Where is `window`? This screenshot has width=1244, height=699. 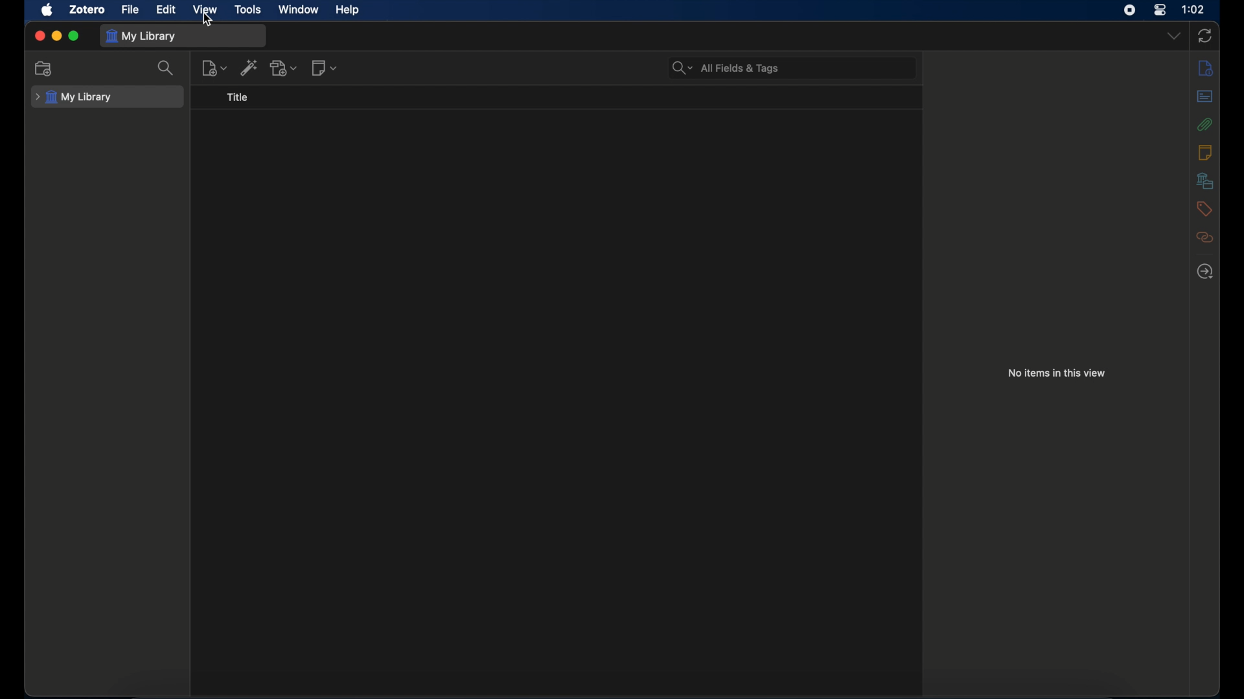
window is located at coordinates (299, 8).